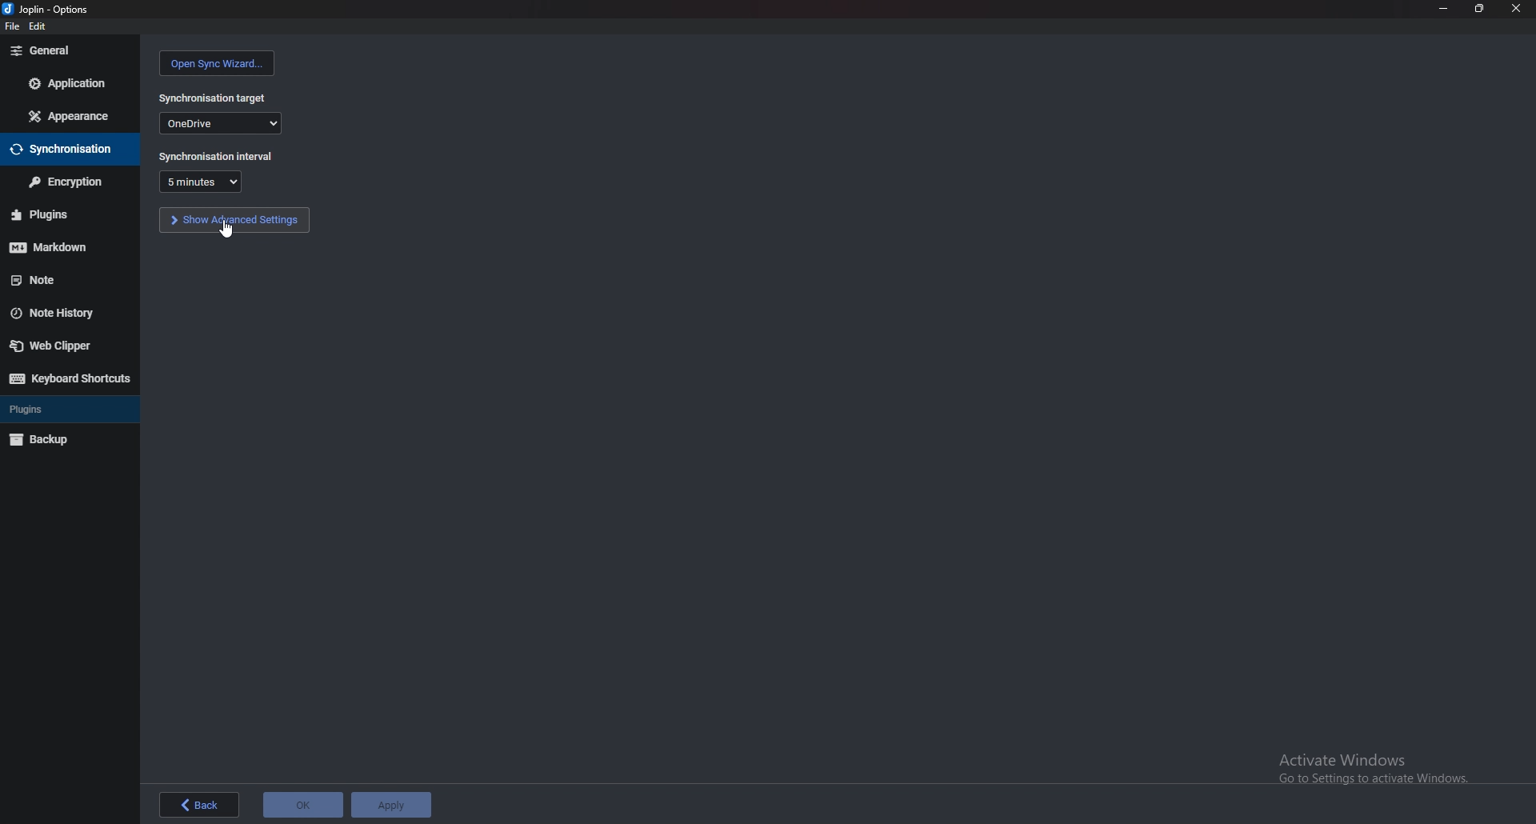 The image size is (1536, 824). I want to click on sync interval, so click(200, 182).